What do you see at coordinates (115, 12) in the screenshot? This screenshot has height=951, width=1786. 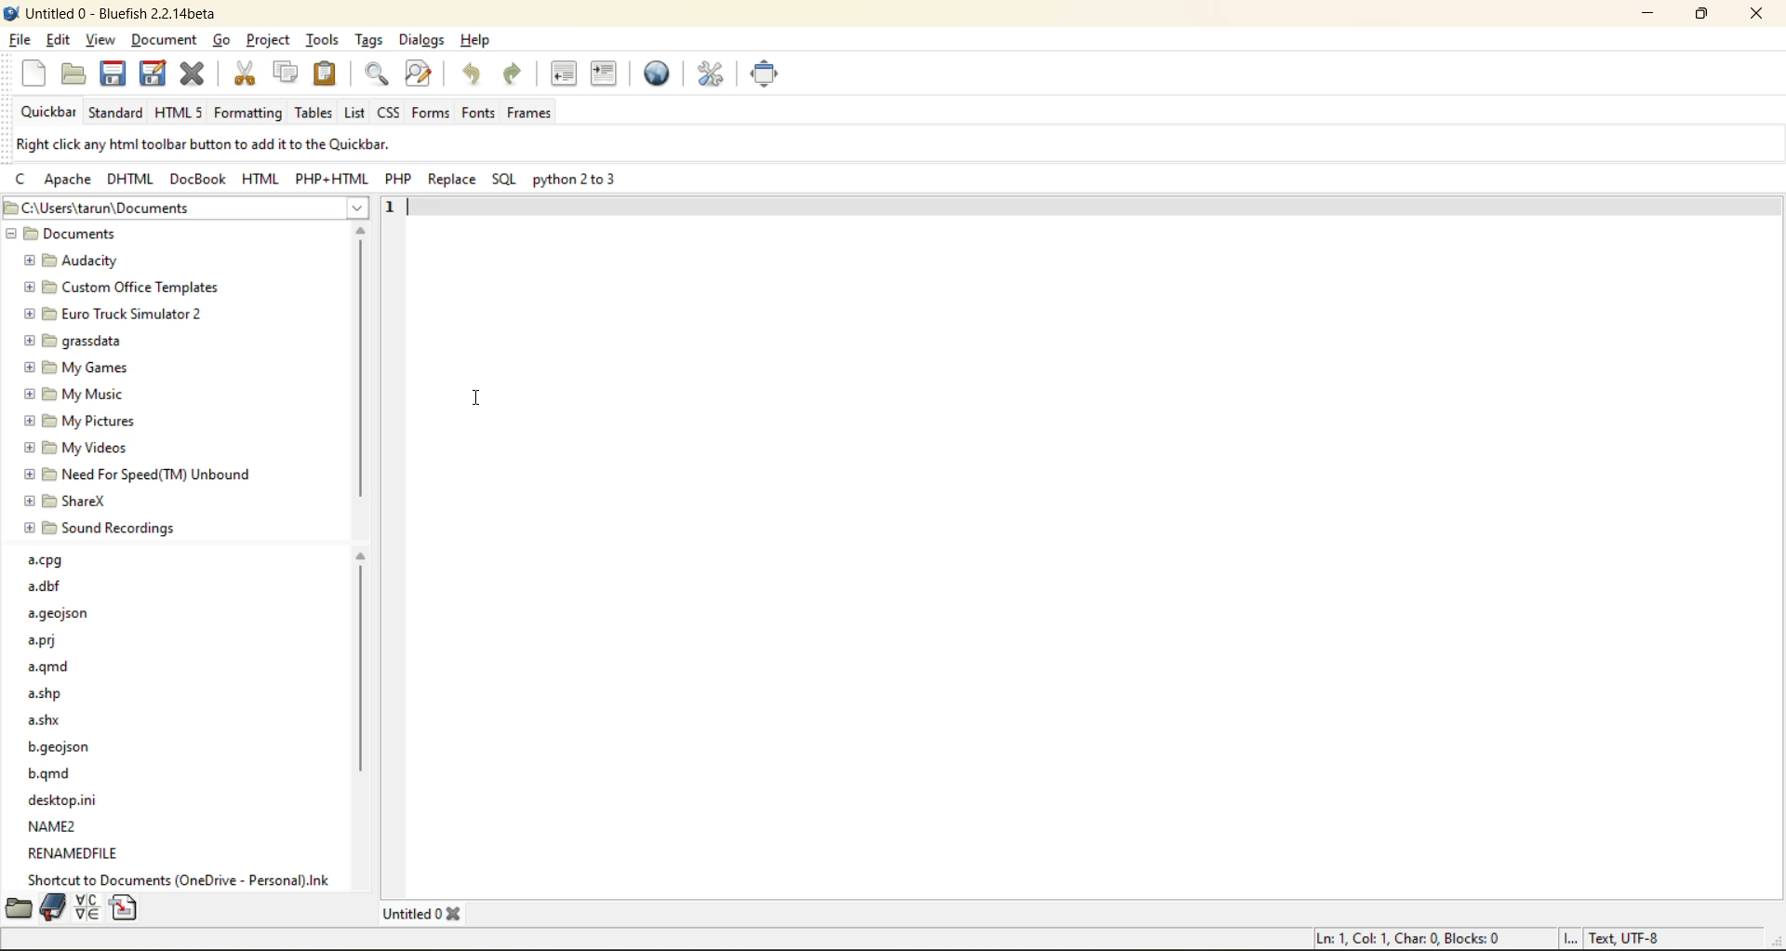 I see `Untitled 0 - Bluefish 2.2.14beta` at bounding box center [115, 12].